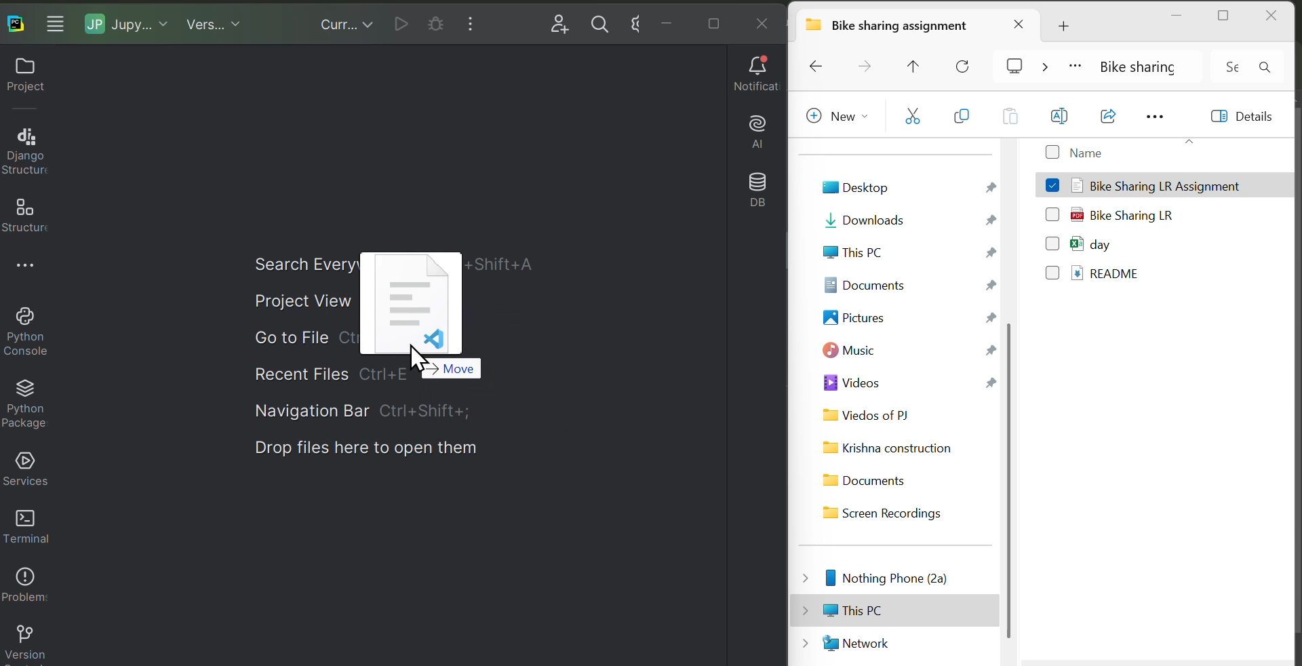 The image size is (1302, 666). I want to click on Services, so click(28, 467).